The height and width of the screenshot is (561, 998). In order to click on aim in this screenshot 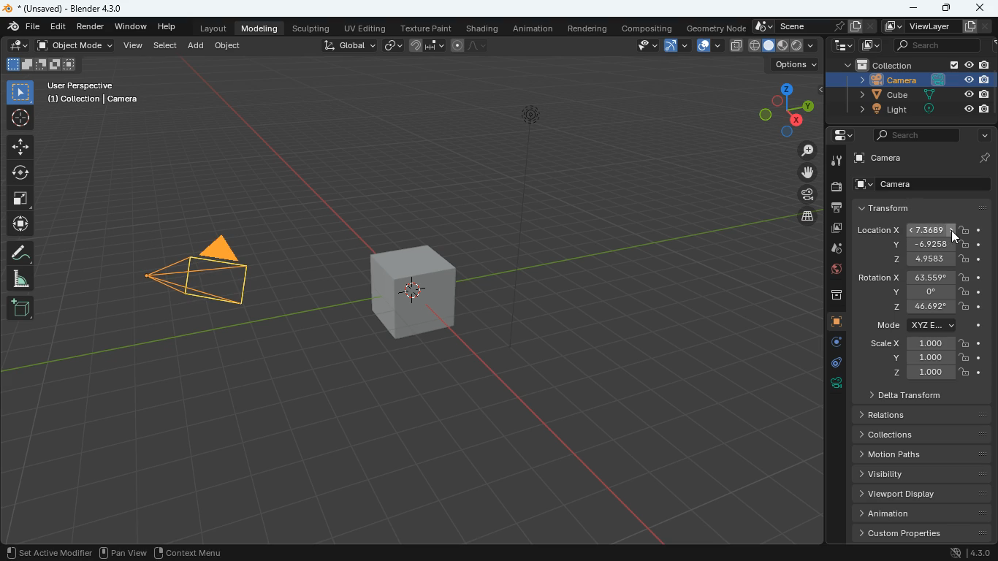, I will do `click(23, 118)`.